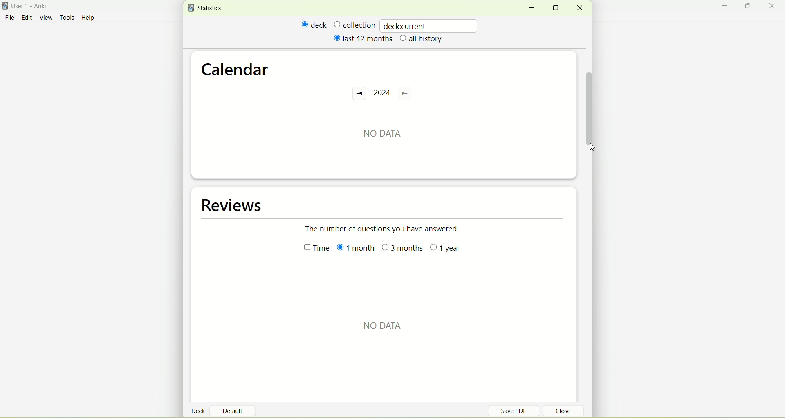  I want to click on deck, so click(314, 25).